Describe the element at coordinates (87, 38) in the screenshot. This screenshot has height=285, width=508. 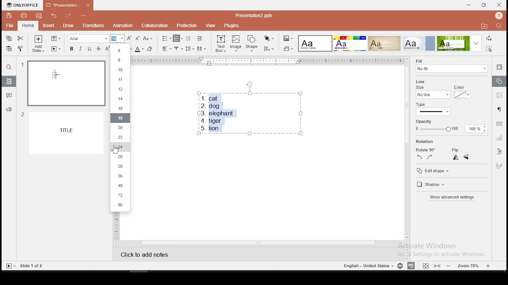
I see `font` at that location.